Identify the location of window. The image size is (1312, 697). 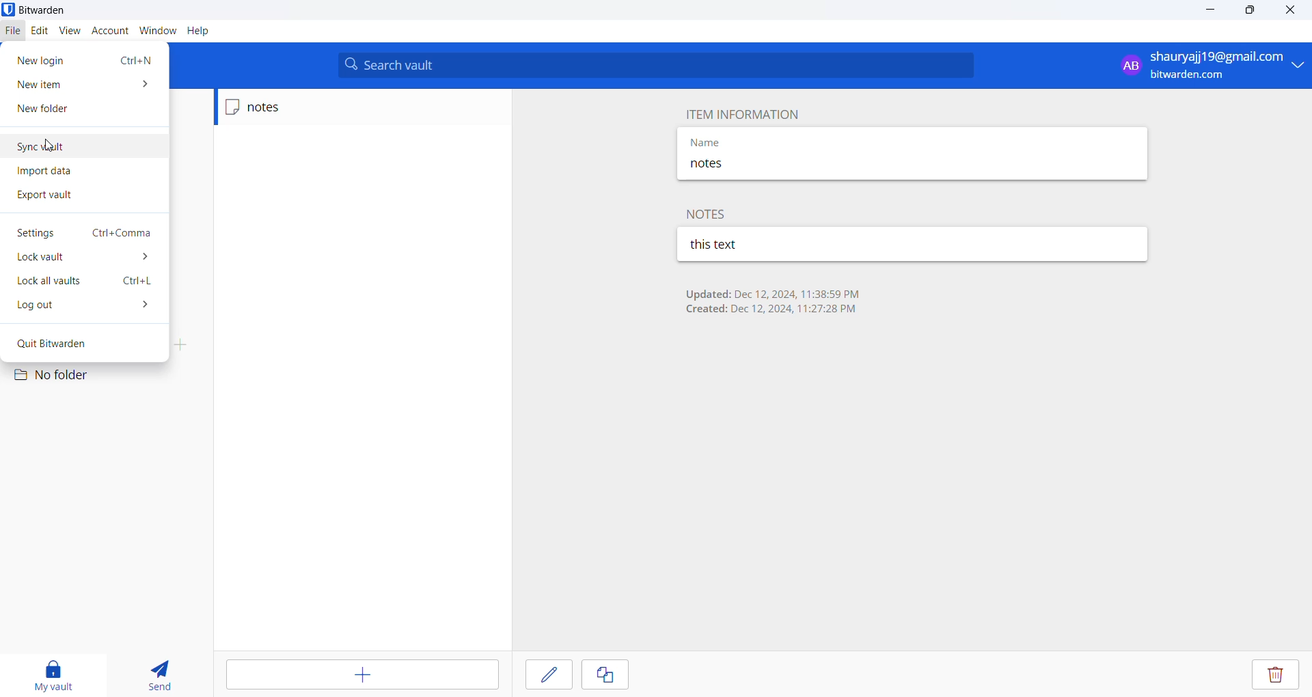
(155, 32).